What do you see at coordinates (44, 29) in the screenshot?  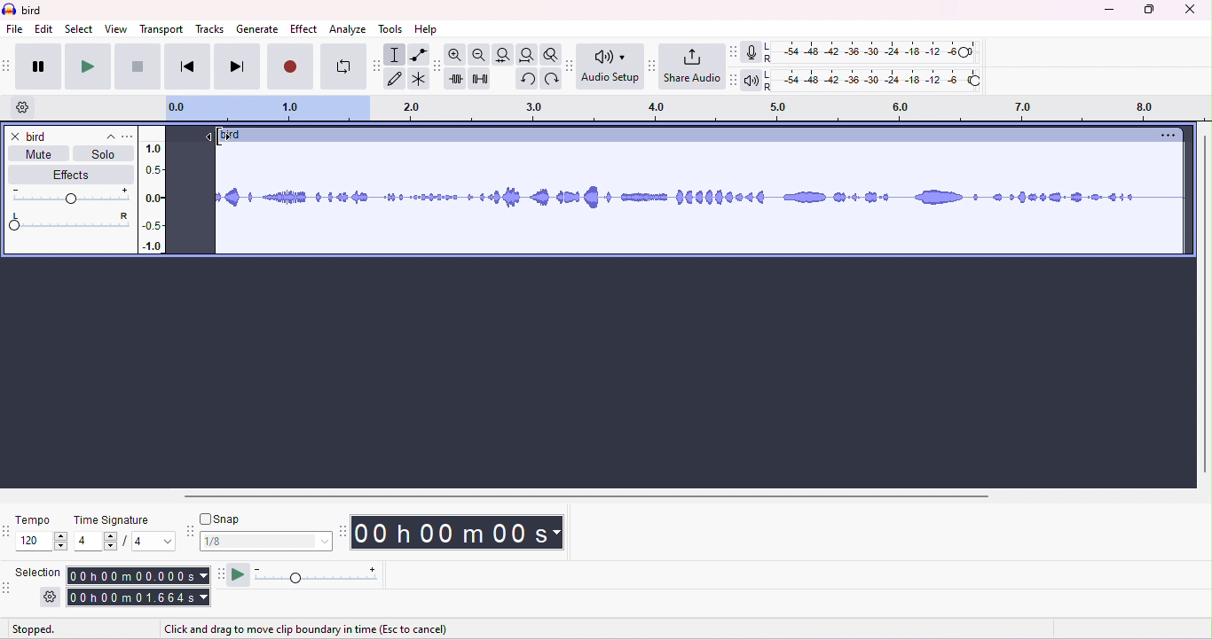 I see `edit` at bounding box center [44, 29].